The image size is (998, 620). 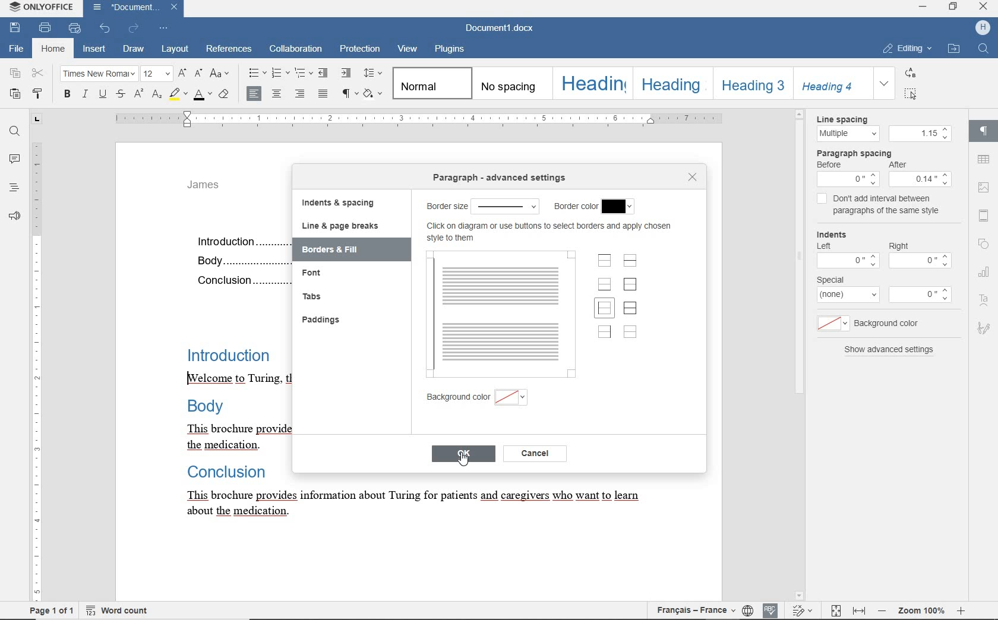 What do you see at coordinates (630, 332) in the screenshot?
I see `set no borders` at bounding box center [630, 332].